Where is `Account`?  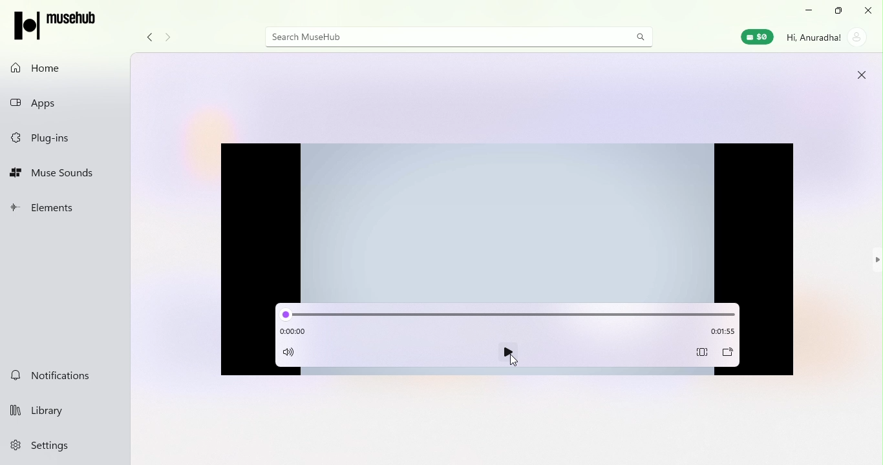 Account is located at coordinates (824, 39).